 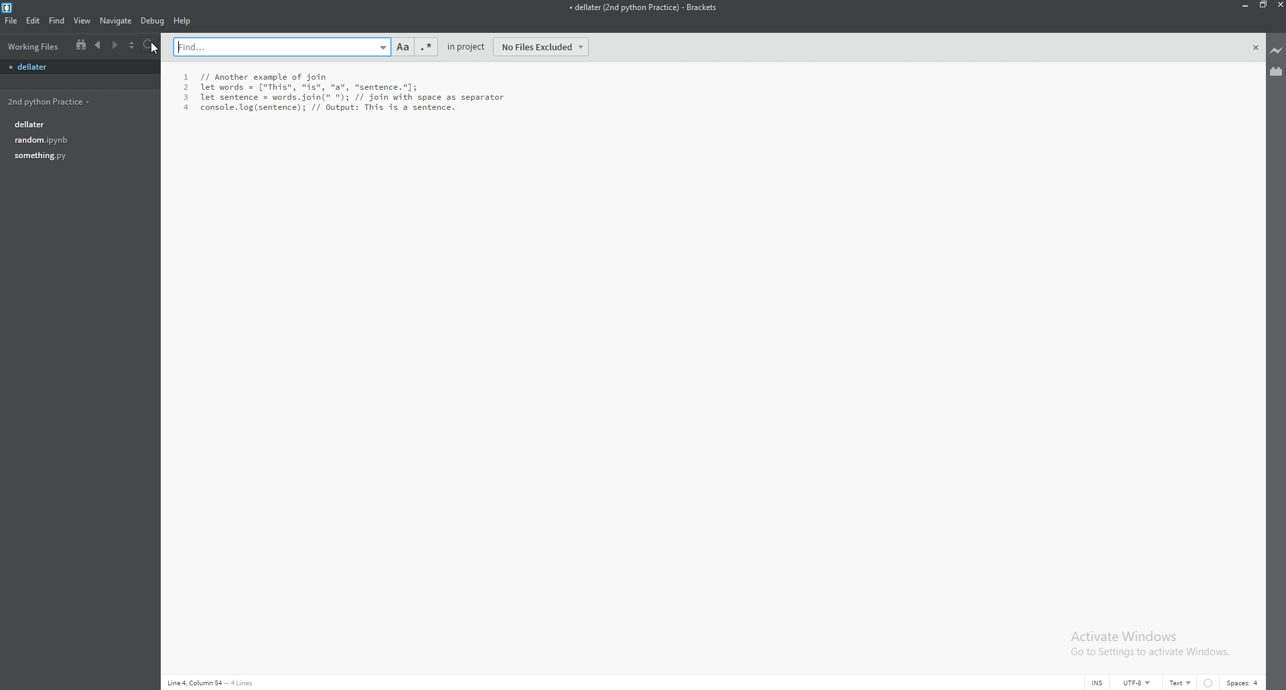 I want to click on find, so click(x=56, y=21).